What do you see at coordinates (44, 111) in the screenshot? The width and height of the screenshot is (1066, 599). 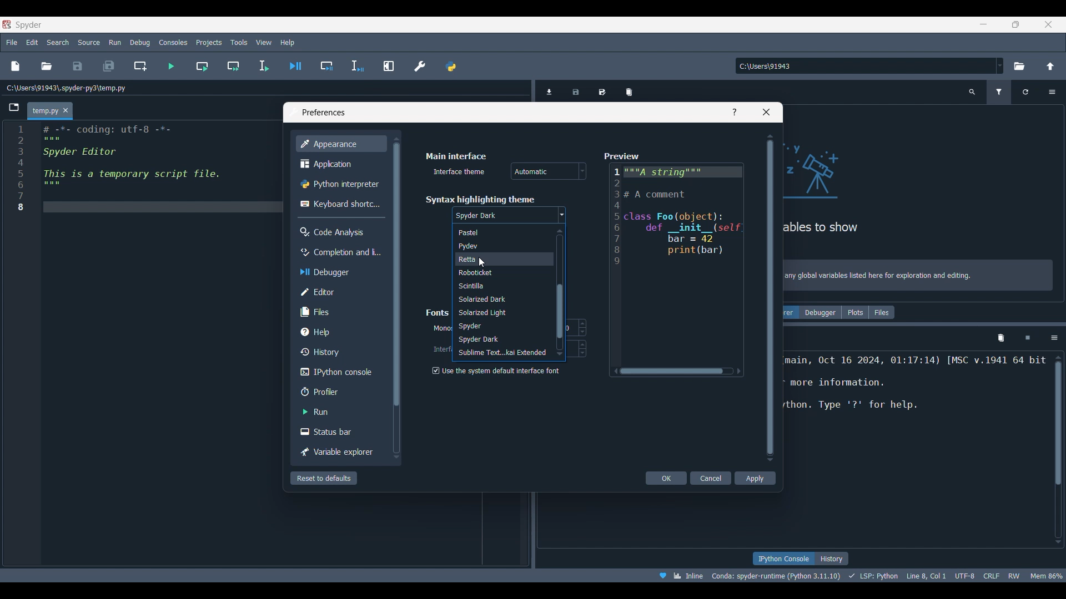 I see `Current tab highlighted` at bounding box center [44, 111].